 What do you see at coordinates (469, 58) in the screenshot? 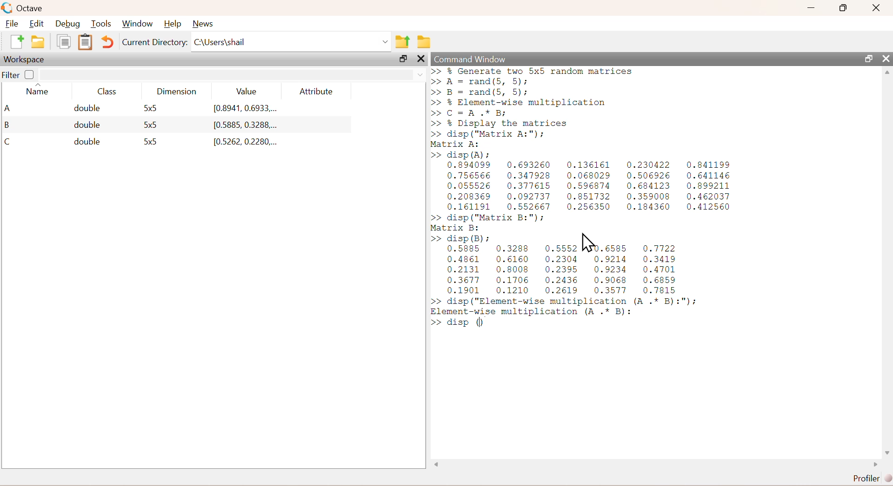
I see `Command Window` at bounding box center [469, 58].